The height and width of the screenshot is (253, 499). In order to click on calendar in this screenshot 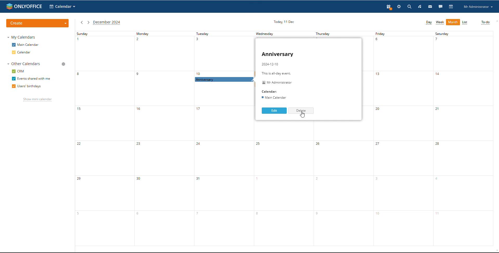, I will do `click(24, 52)`.